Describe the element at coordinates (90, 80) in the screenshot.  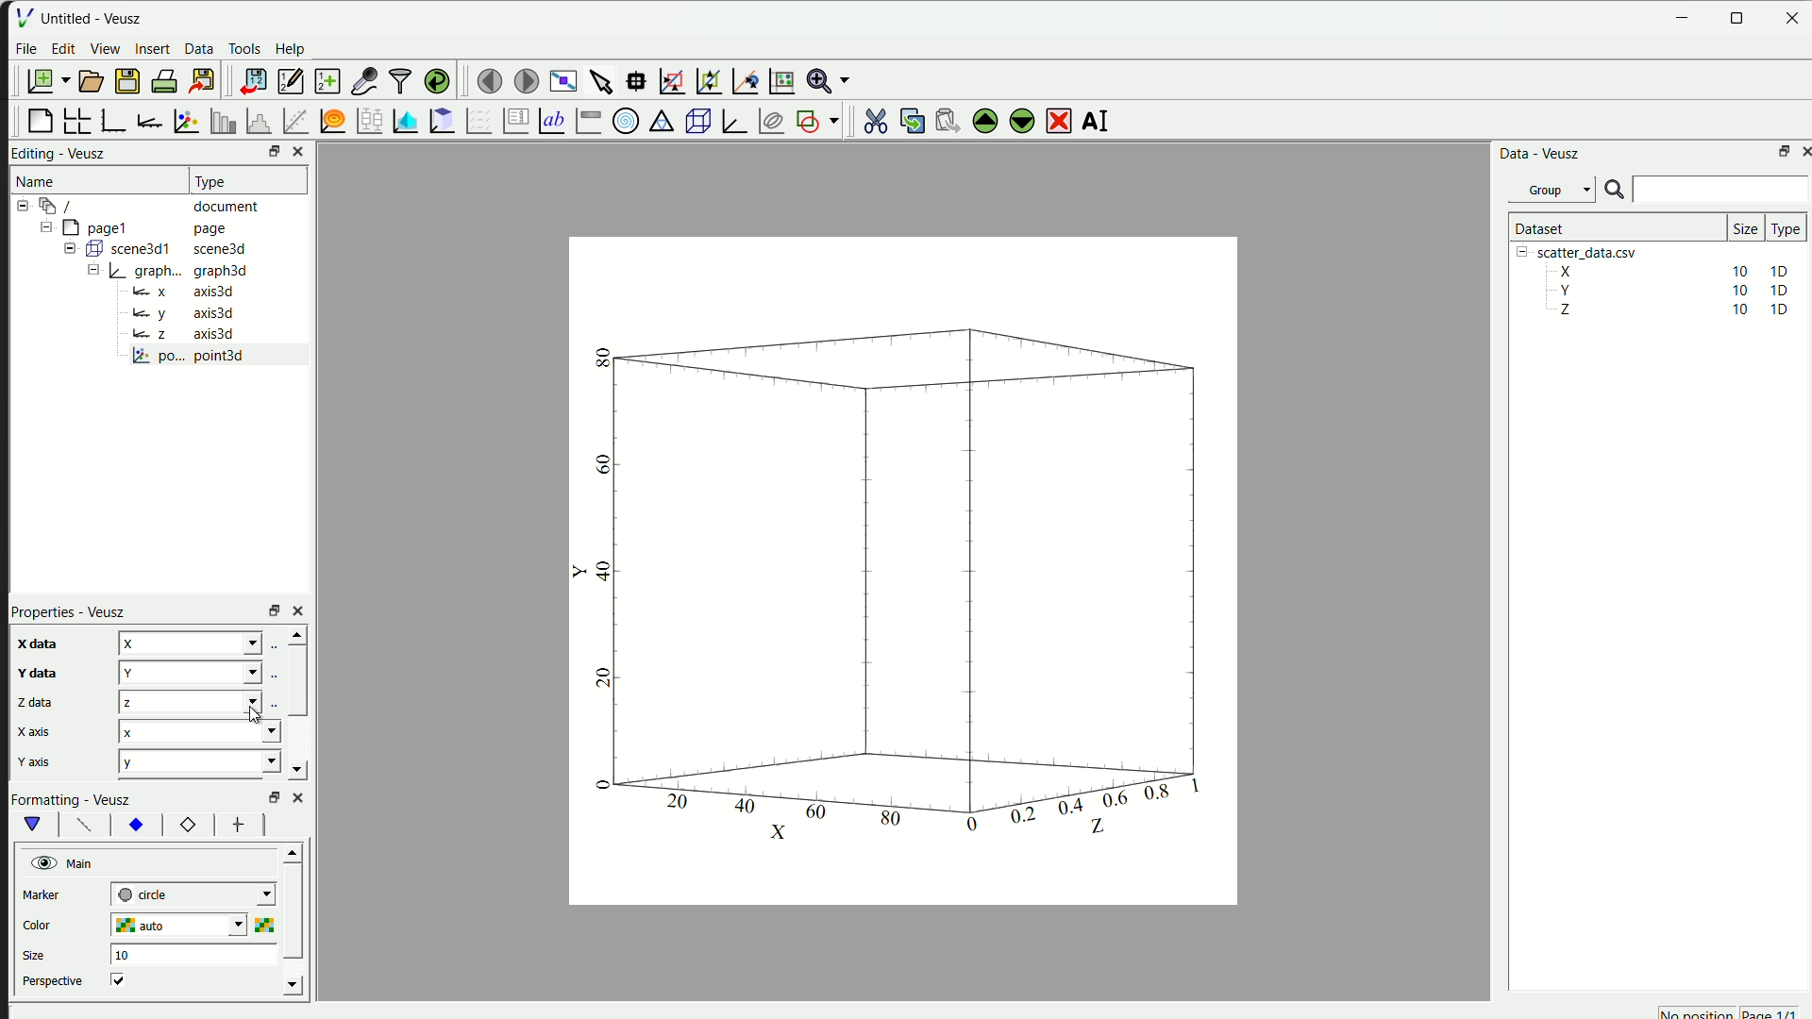
I see `open a document` at that location.